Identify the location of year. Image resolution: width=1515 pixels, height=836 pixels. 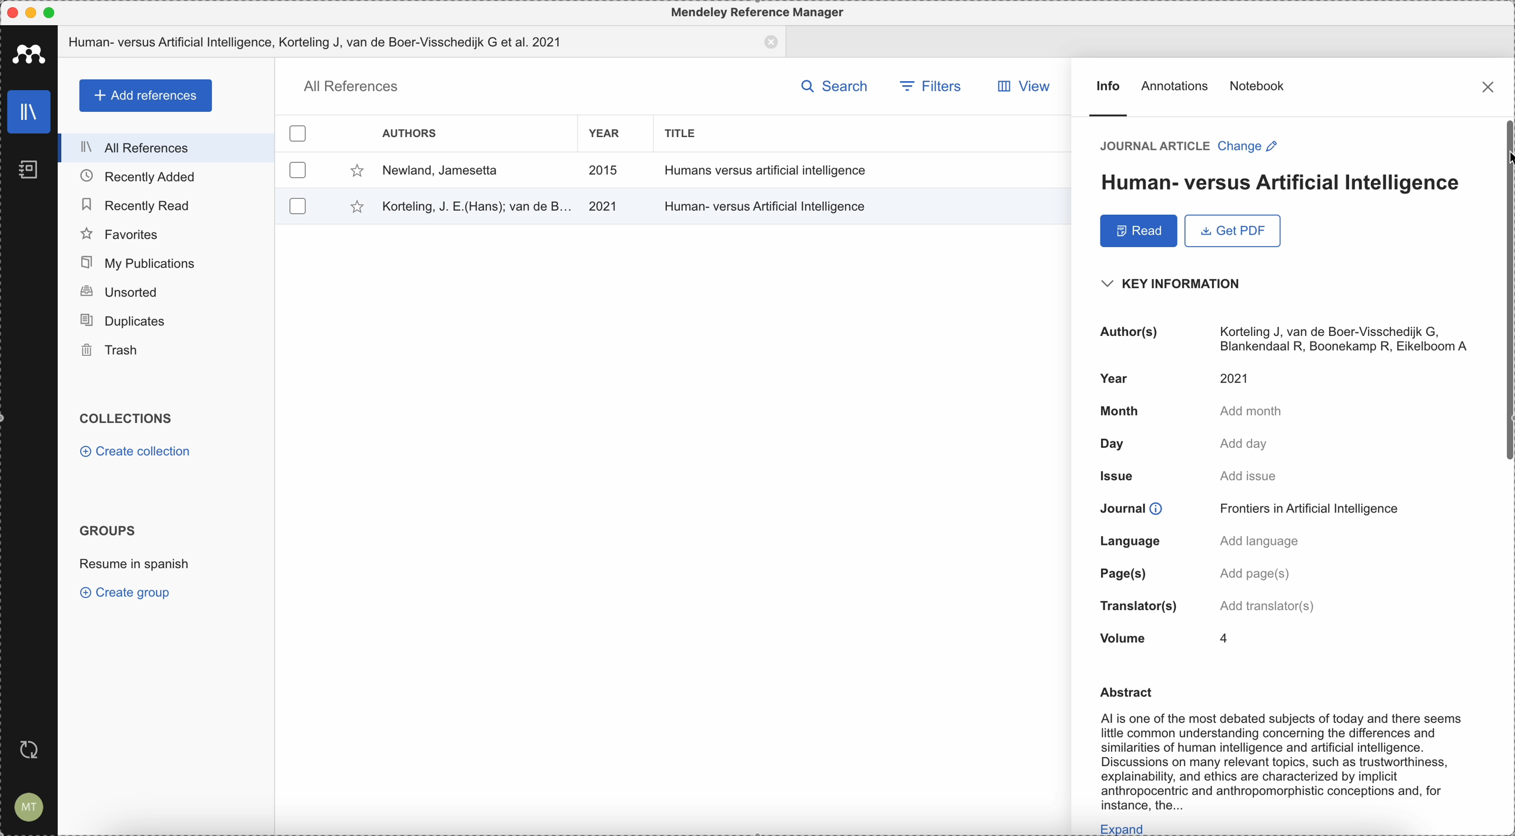
(604, 134).